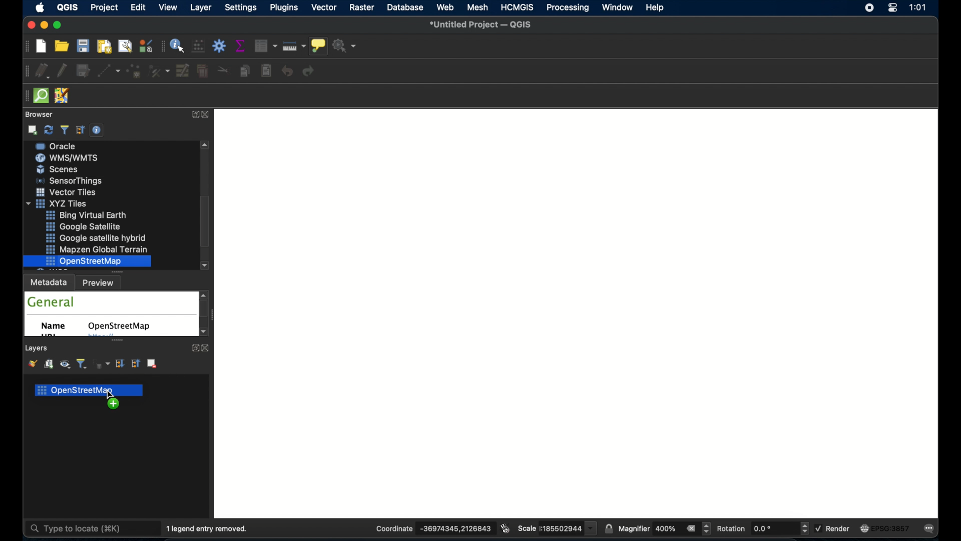 The image size is (961, 541). What do you see at coordinates (124, 47) in the screenshot?
I see `show layout manager` at bounding box center [124, 47].